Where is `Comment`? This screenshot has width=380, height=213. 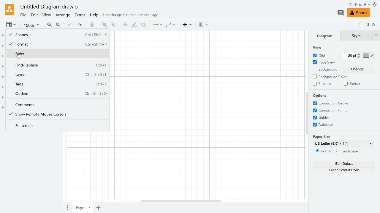 Comment is located at coordinates (341, 13).